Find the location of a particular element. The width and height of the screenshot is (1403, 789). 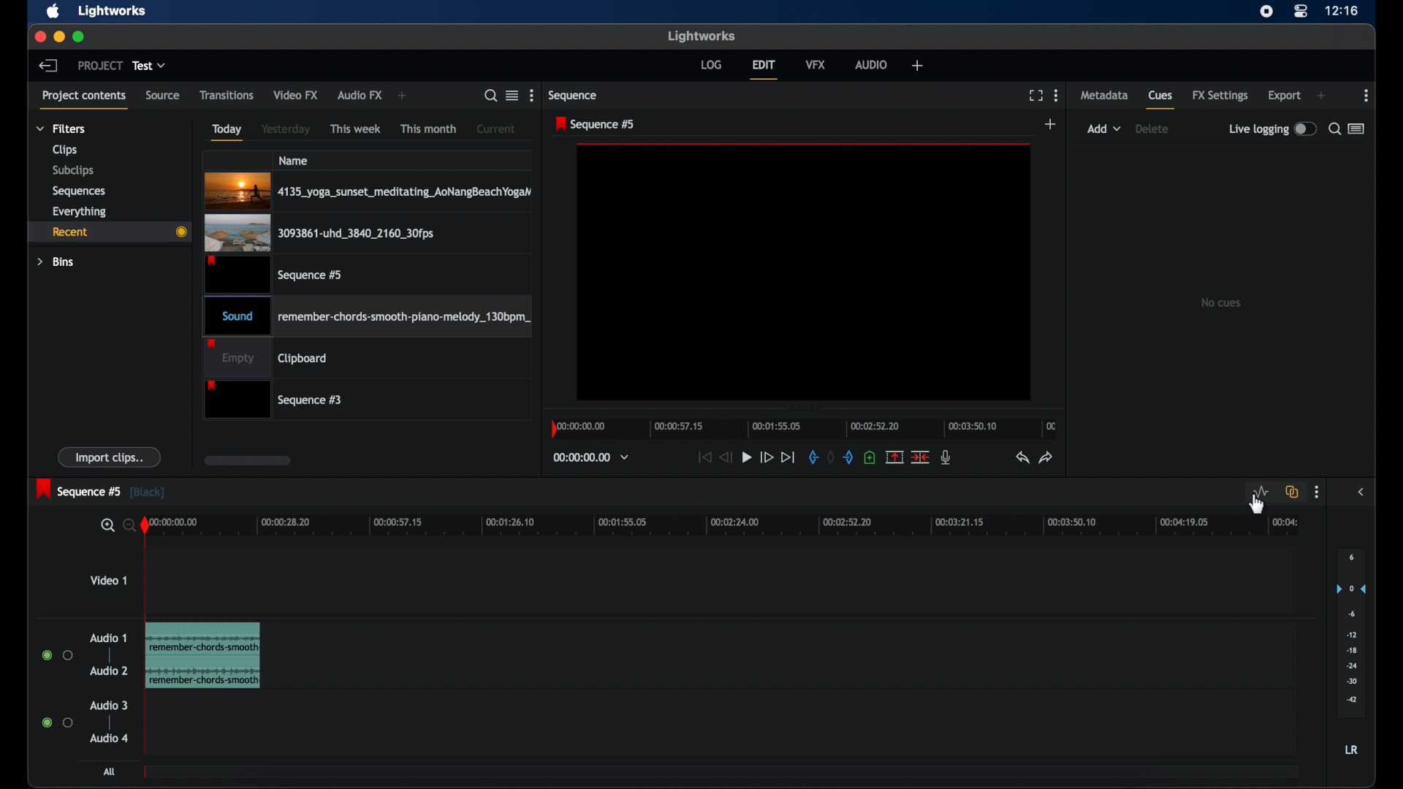

recent is located at coordinates (110, 232).